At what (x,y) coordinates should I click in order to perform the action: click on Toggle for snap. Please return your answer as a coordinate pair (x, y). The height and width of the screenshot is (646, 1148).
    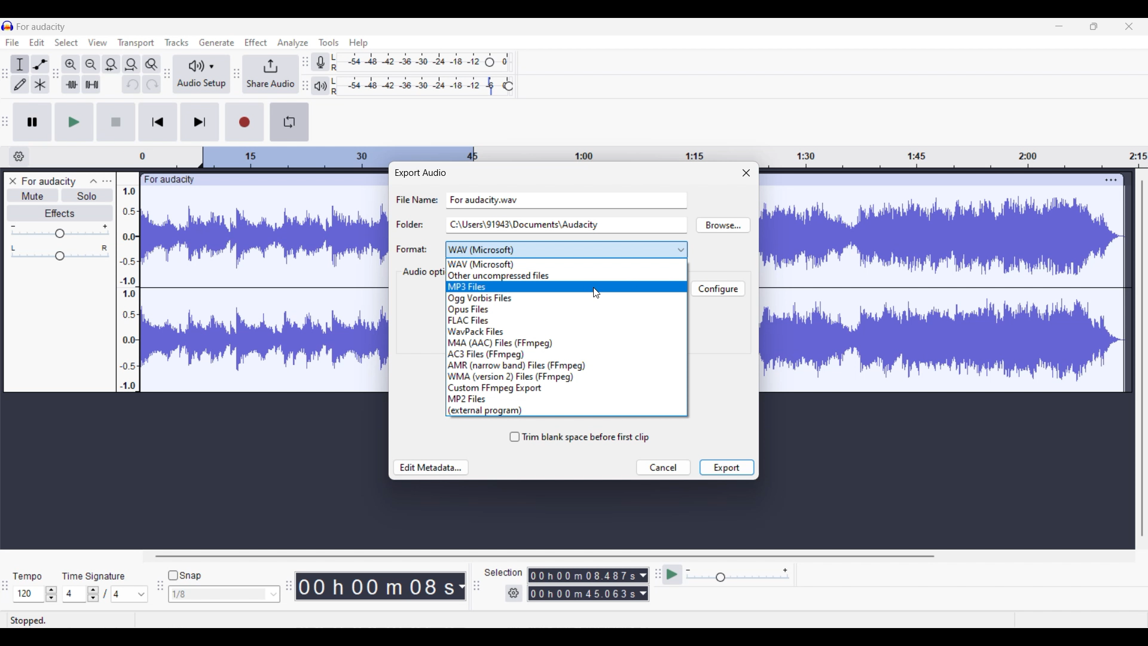
    Looking at the image, I should click on (185, 575).